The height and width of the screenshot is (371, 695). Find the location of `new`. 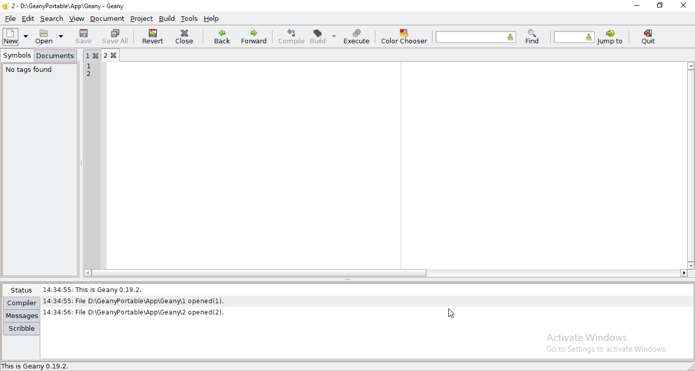

new is located at coordinates (12, 36).